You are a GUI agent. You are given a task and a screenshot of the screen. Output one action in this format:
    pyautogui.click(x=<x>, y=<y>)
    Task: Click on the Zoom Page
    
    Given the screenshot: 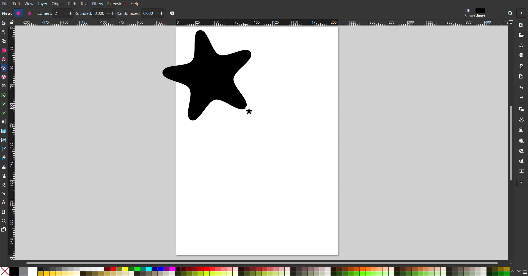 What is the action you would take?
    pyautogui.click(x=522, y=162)
    